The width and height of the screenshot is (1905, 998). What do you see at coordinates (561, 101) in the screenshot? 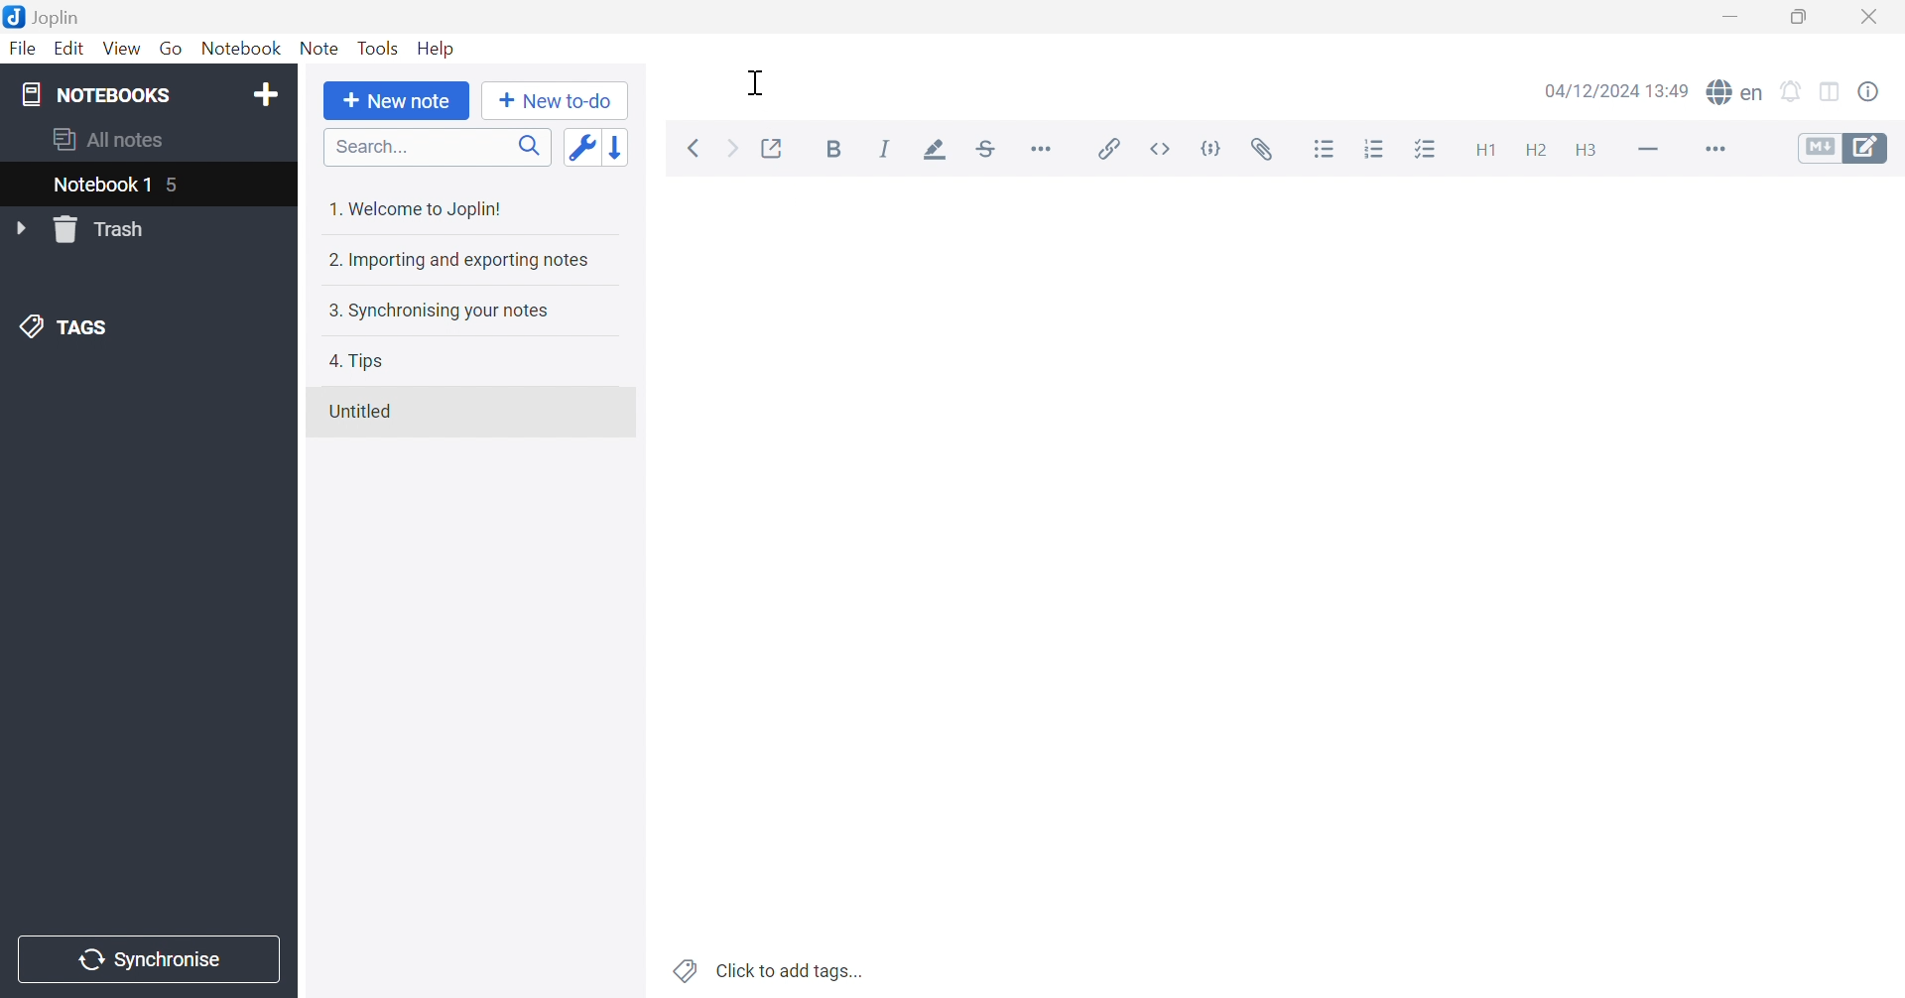
I see `New to-do` at bounding box center [561, 101].